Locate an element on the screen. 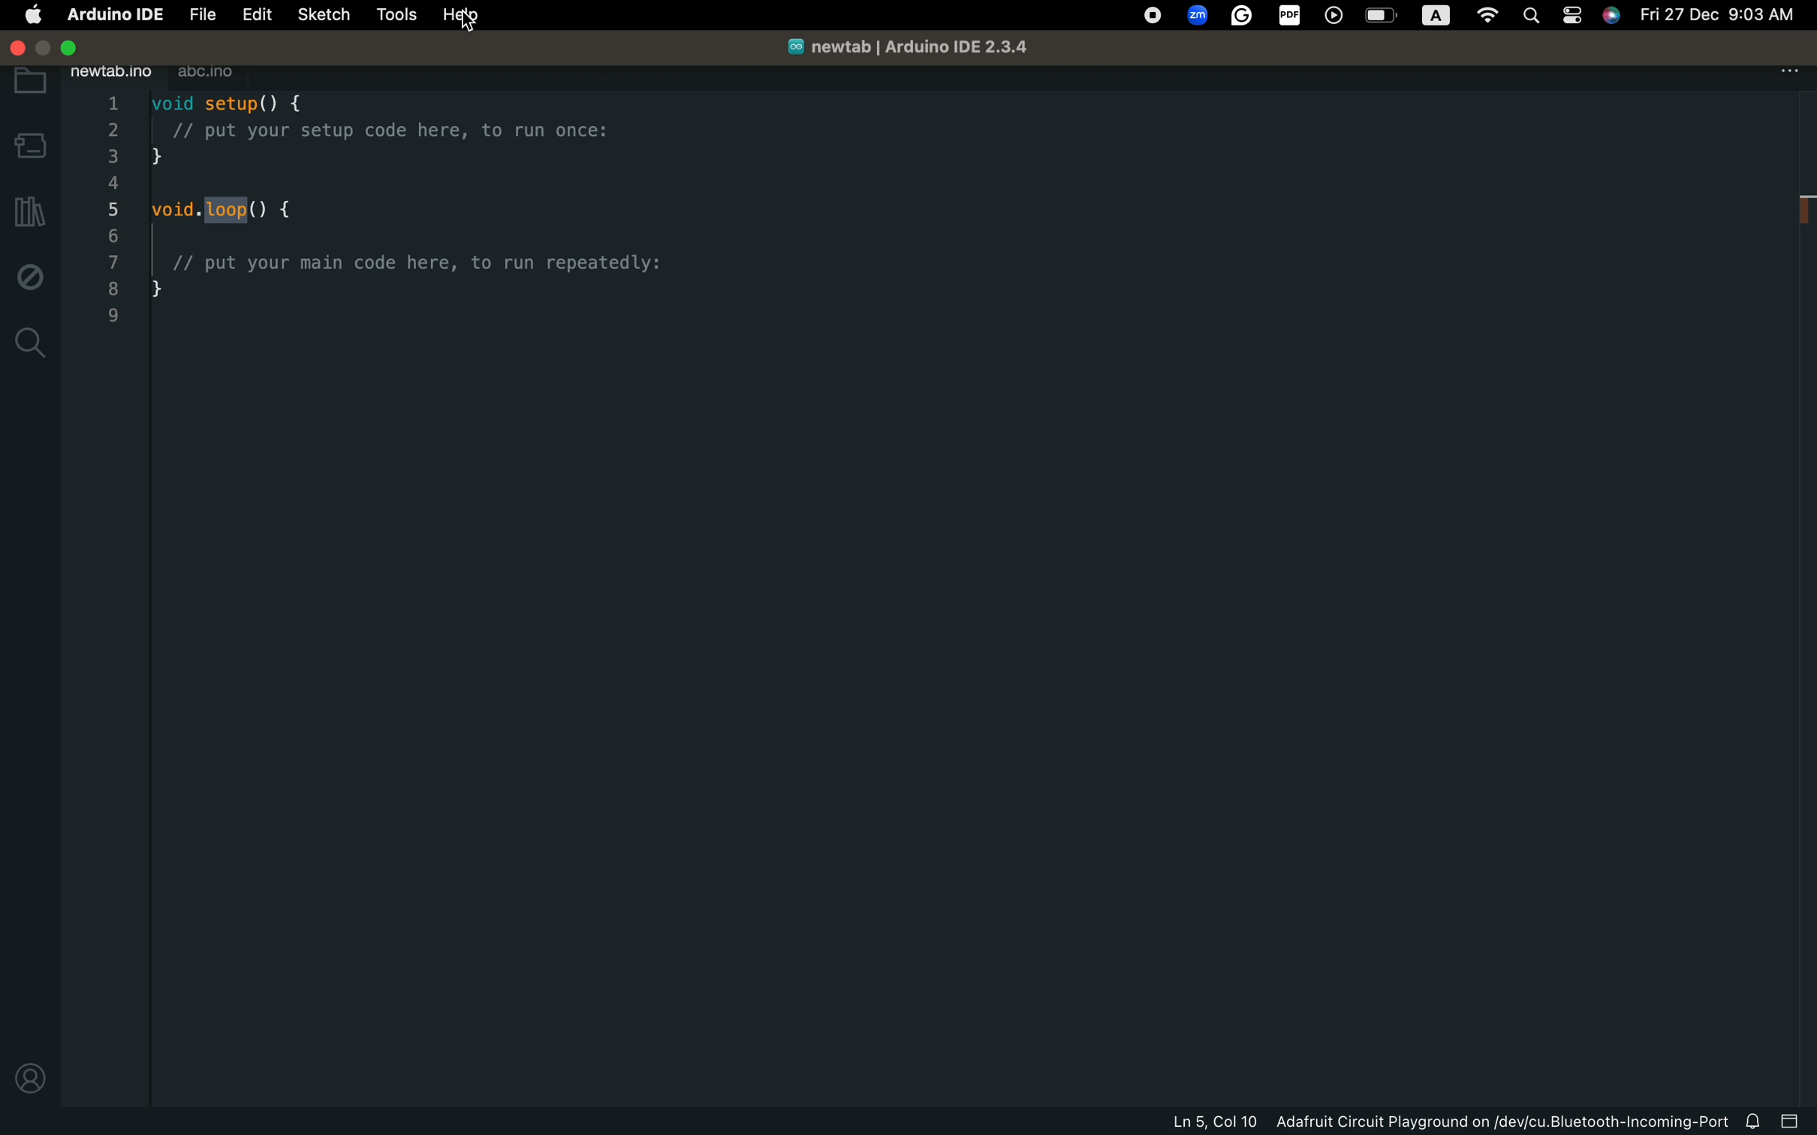 This screenshot has height=1135, width=1817. newrab.ino is located at coordinates (113, 72).